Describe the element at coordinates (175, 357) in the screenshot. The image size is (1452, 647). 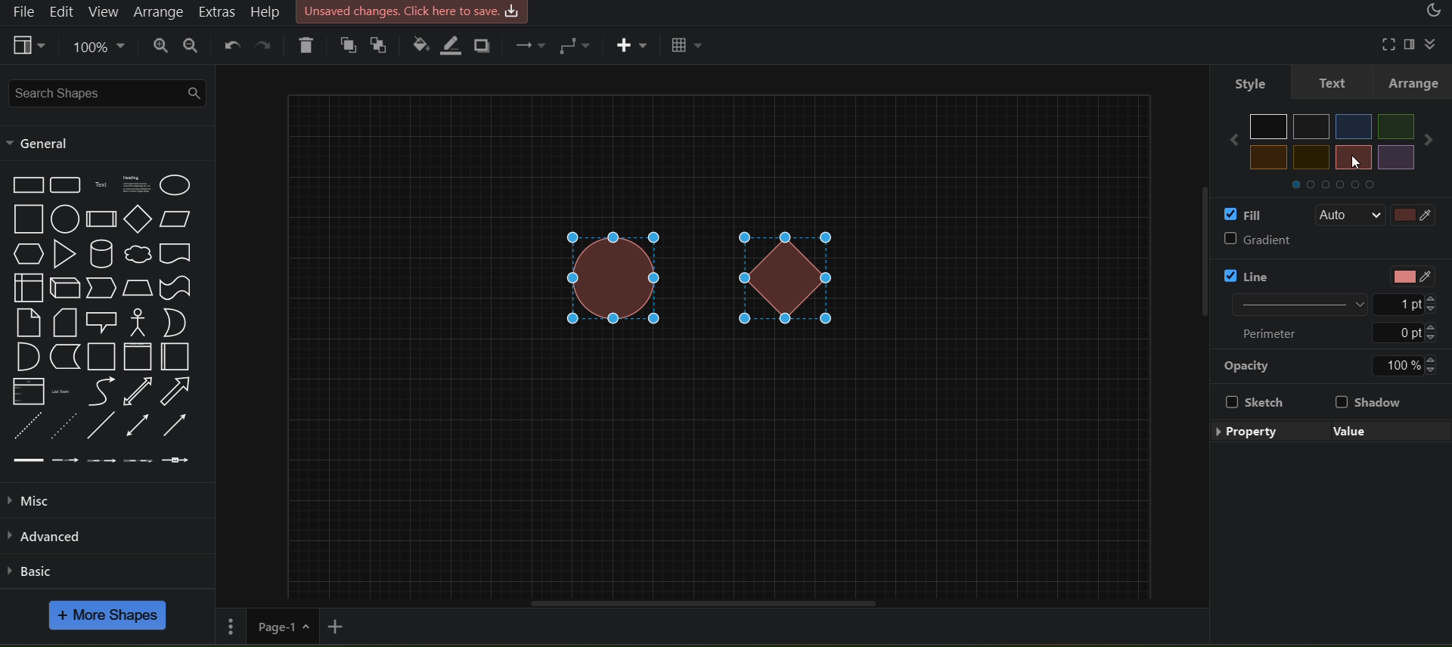
I see `Horizantal Contianer` at that location.